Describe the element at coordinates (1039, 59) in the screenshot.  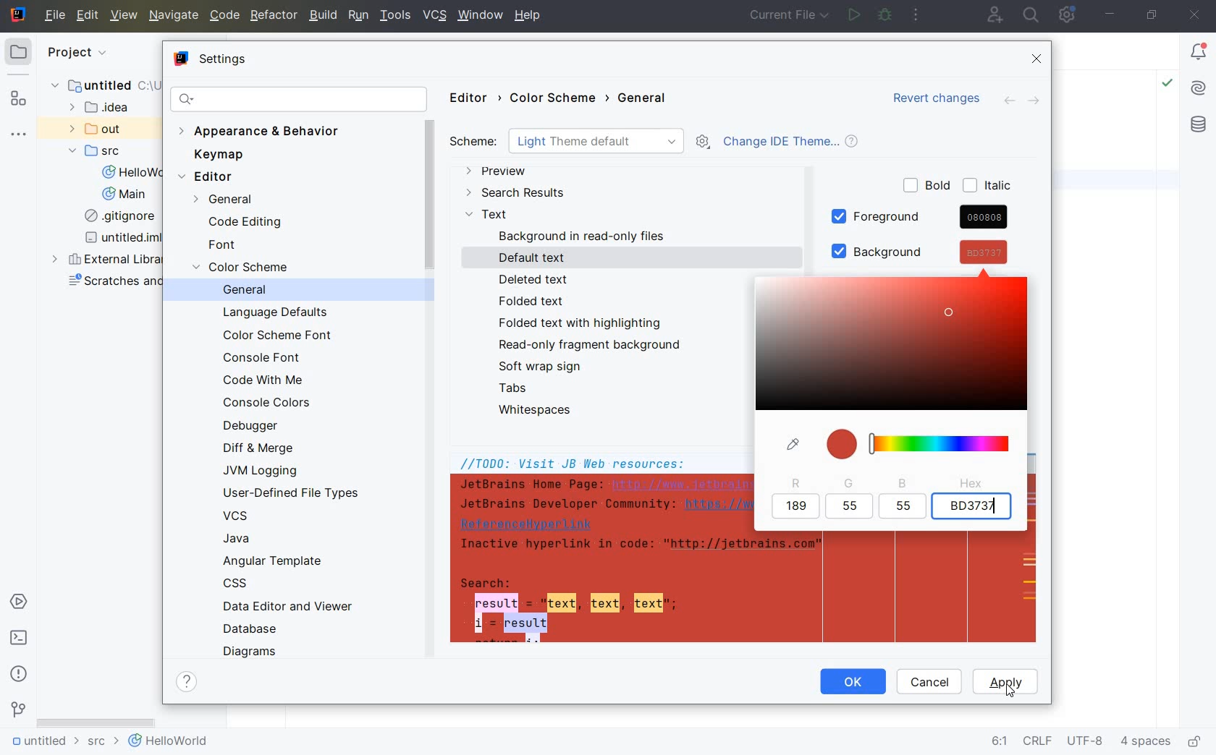
I see `CLOSE` at that location.